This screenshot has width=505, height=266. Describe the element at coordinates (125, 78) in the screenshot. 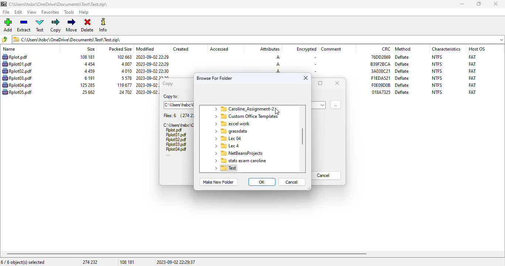

I see `packed size` at that location.